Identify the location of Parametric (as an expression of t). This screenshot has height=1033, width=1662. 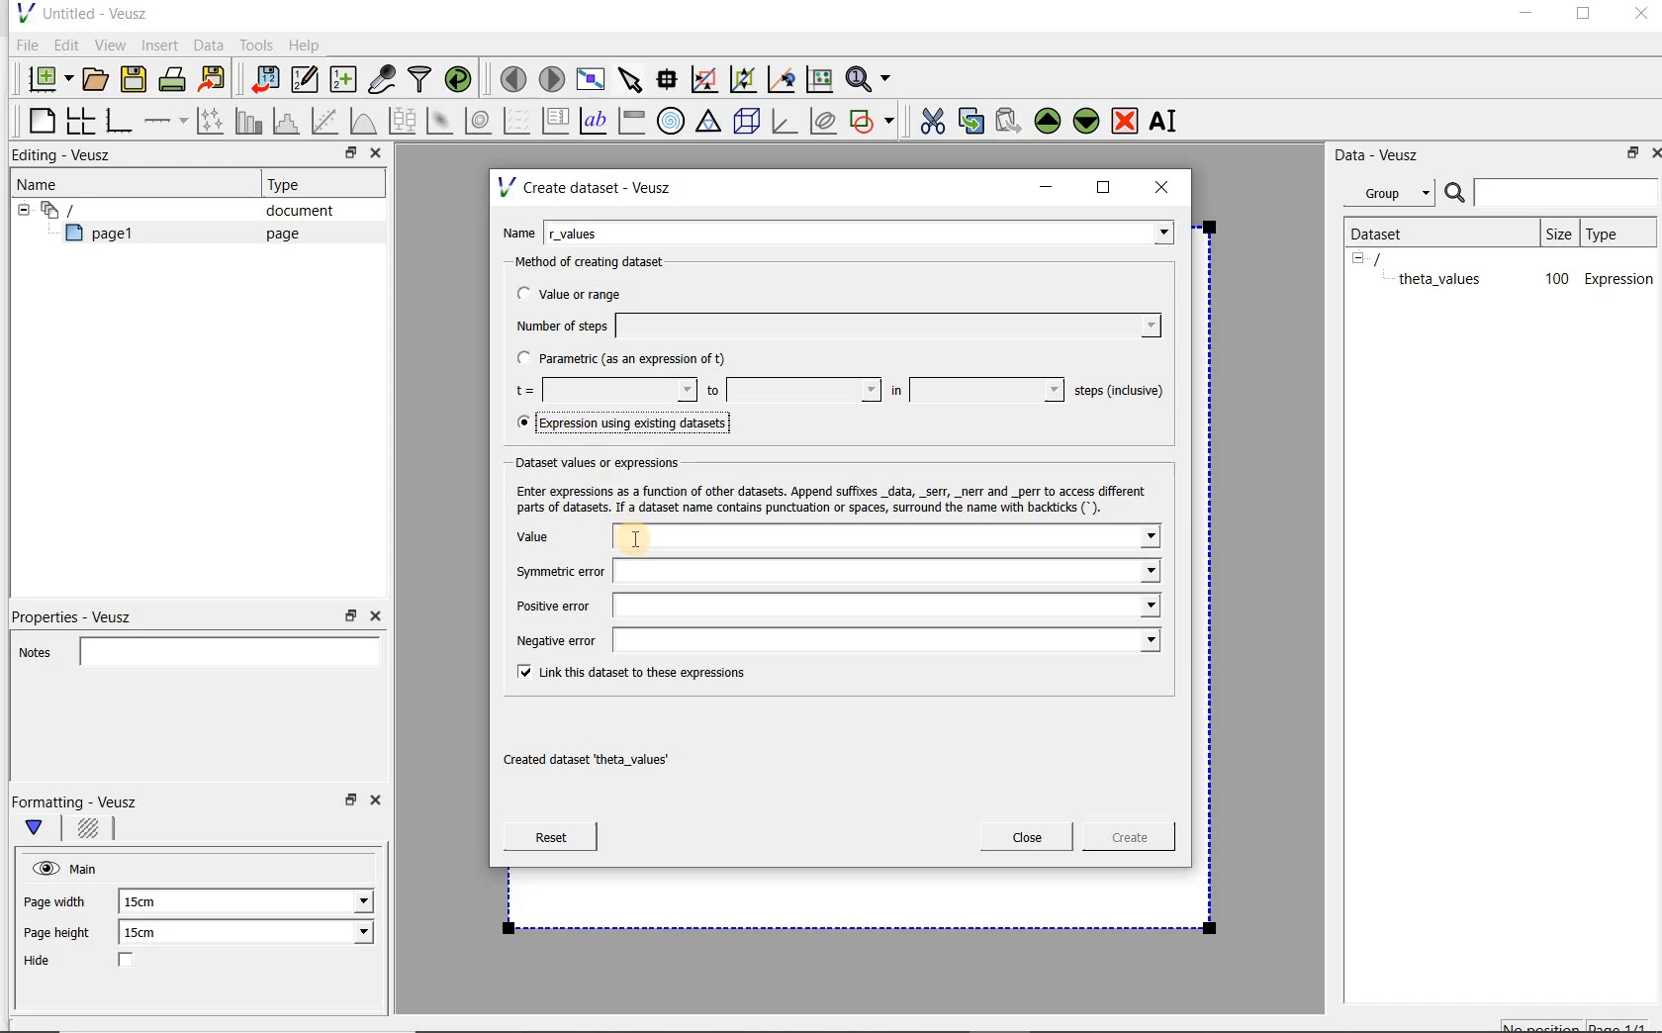
(630, 359).